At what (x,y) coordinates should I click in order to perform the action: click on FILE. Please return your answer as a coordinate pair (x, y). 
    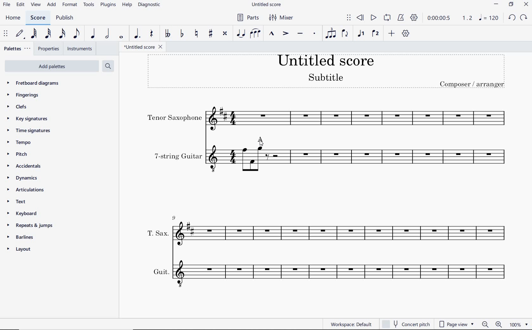
    Looking at the image, I should click on (7, 5).